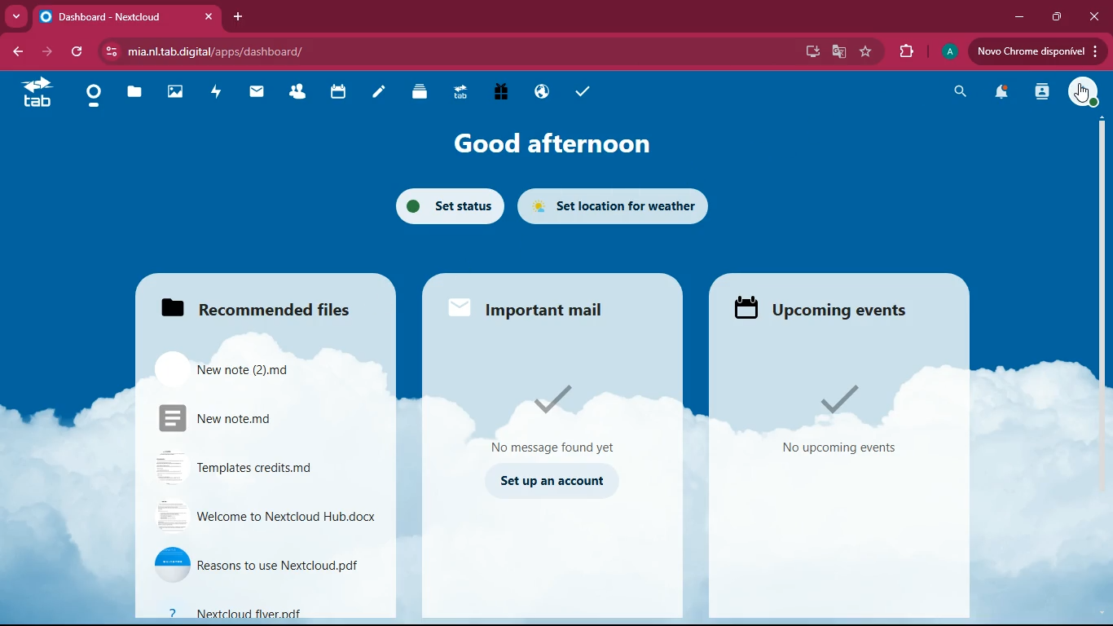 The width and height of the screenshot is (1113, 626). What do you see at coordinates (297, 93) in the screenshot?
I see `friends` at bounding box center [297, 93].